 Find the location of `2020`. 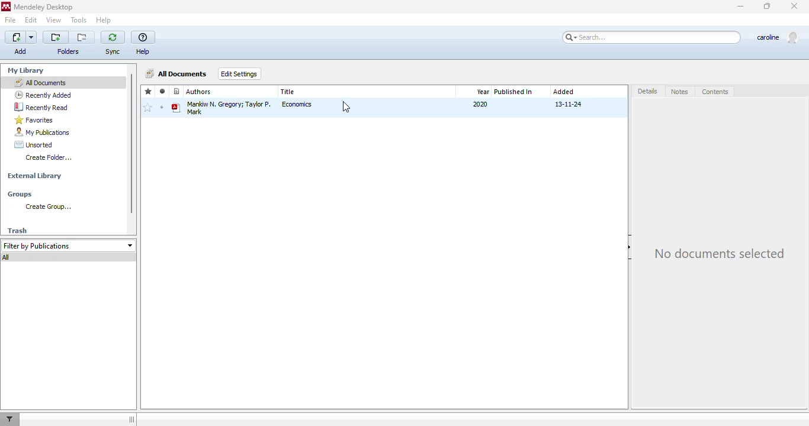

2020 is located at coordinates (480, 104).